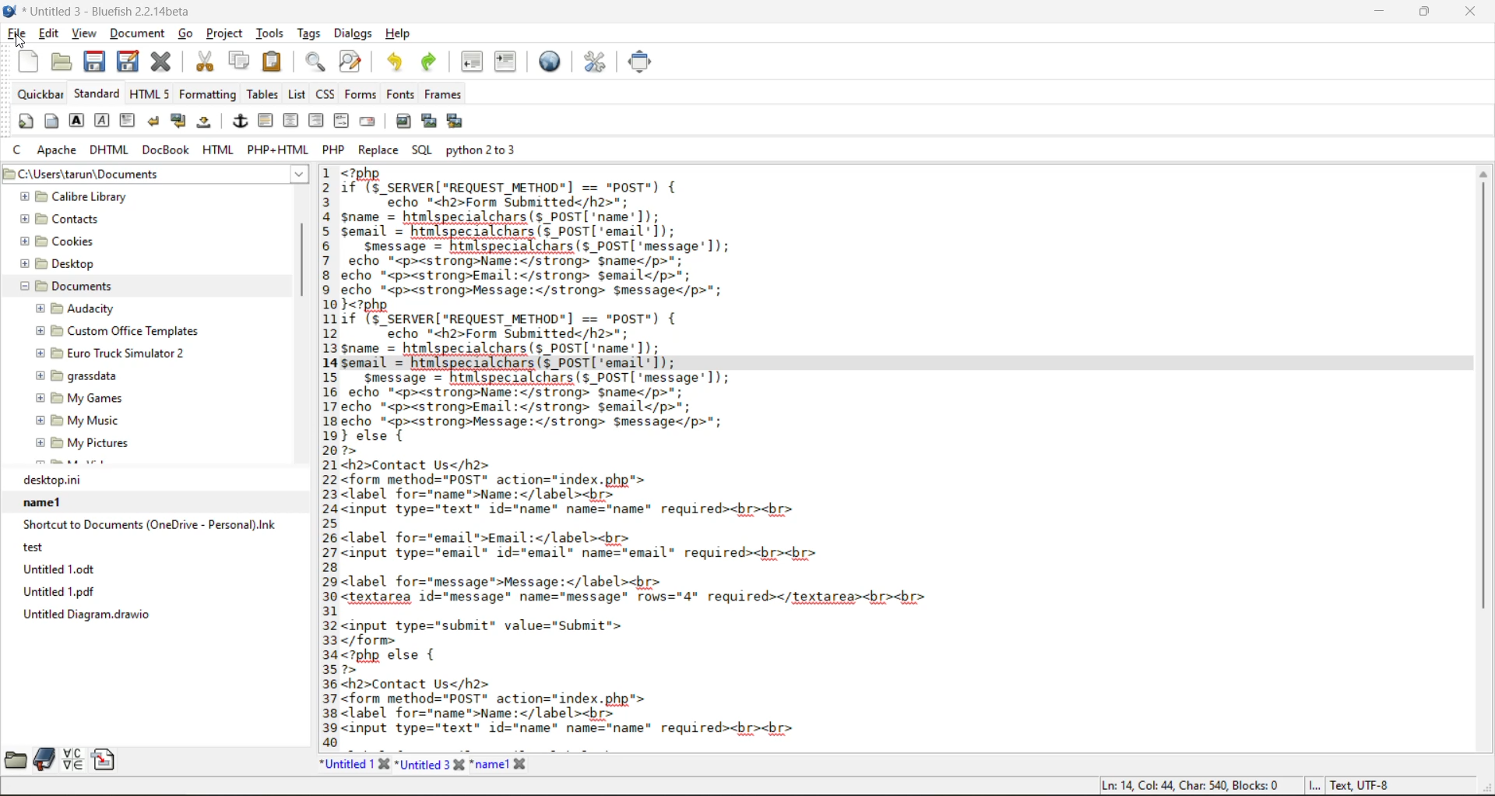 The width and height of the screenshot is (1495, 796). What do you see at coordinates (317, 63) in the screenshot?
I see `find bar` at bounding box center [317, 63].